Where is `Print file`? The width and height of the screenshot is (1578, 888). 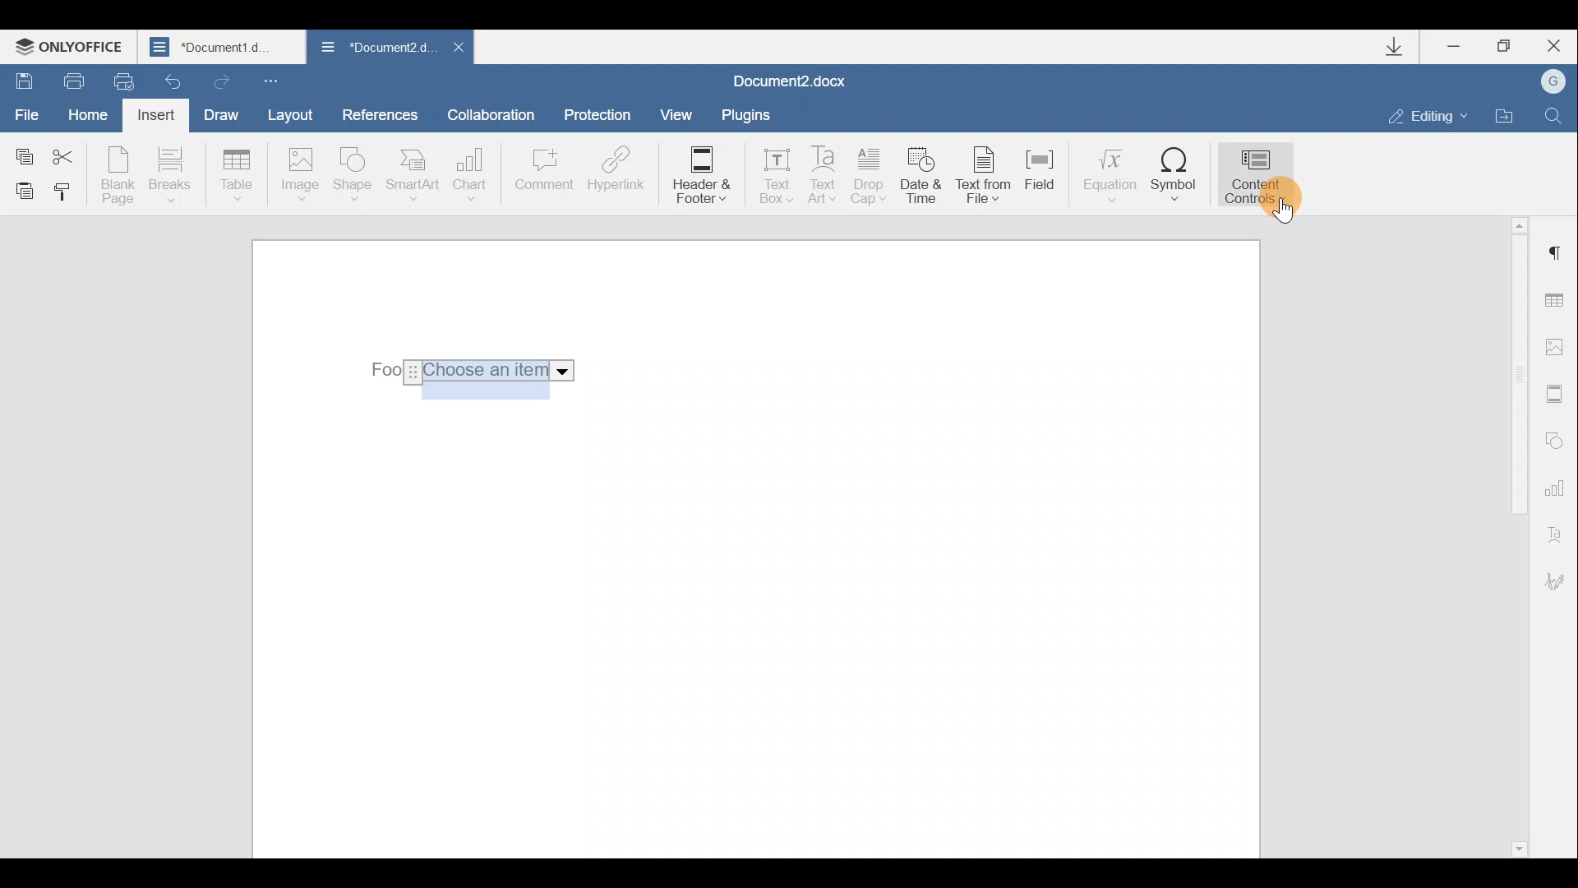 Print file is located at coordinates (65, 80).